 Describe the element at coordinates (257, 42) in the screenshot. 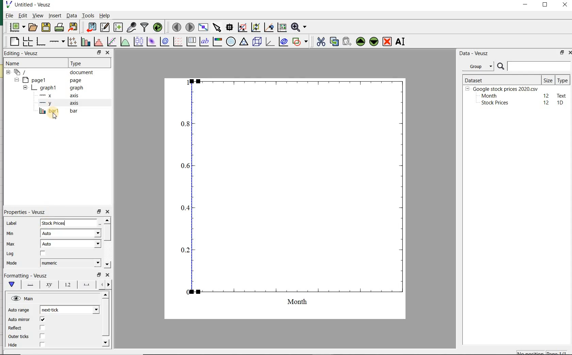

I see `3d scene` at that location.